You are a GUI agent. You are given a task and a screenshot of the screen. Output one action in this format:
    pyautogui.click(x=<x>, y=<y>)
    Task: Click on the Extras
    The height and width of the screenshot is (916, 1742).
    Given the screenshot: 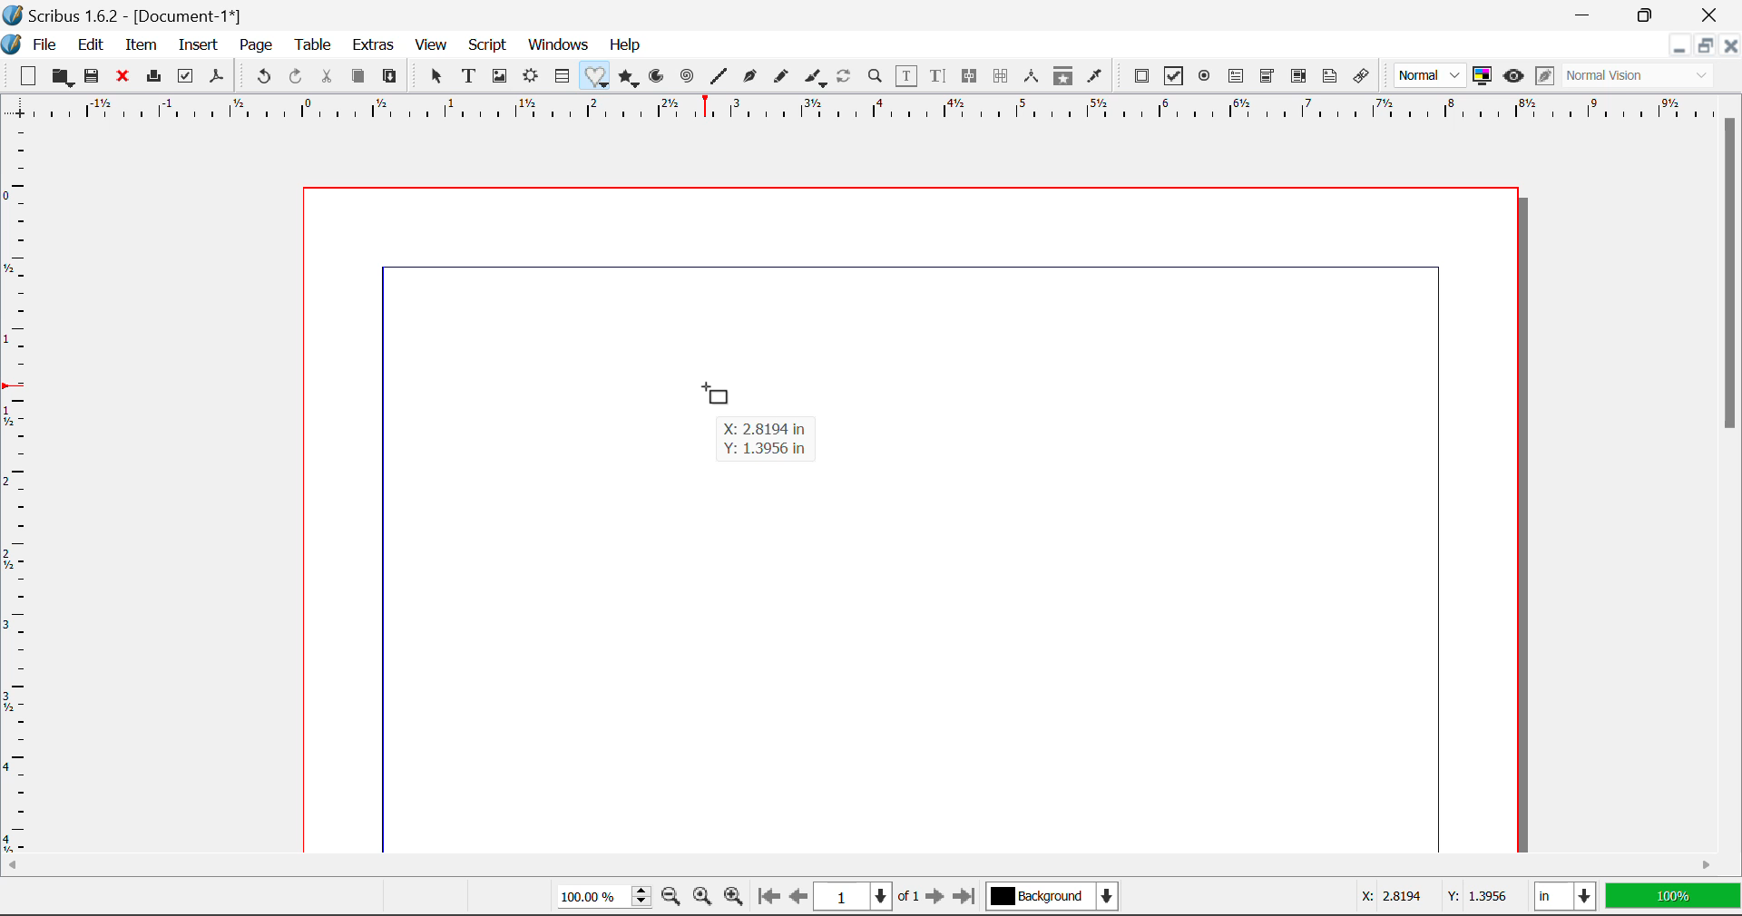 What is the action you would take?
    pyautogui.click(x=377, y=46)
    